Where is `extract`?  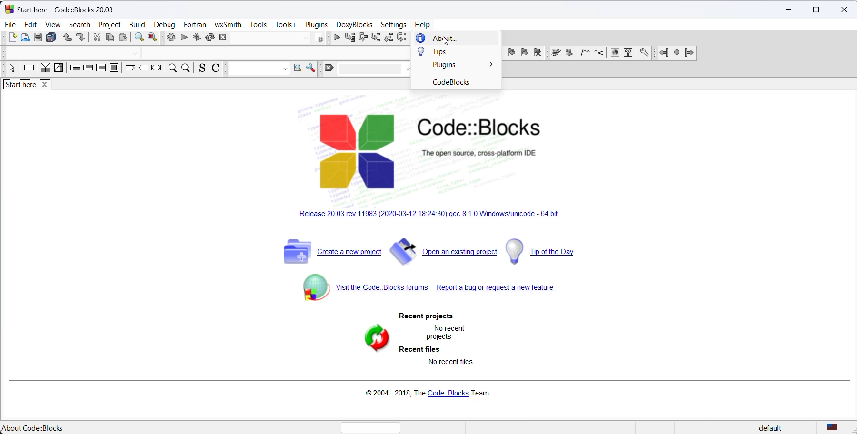 extract is located at coordinates (571, 53).